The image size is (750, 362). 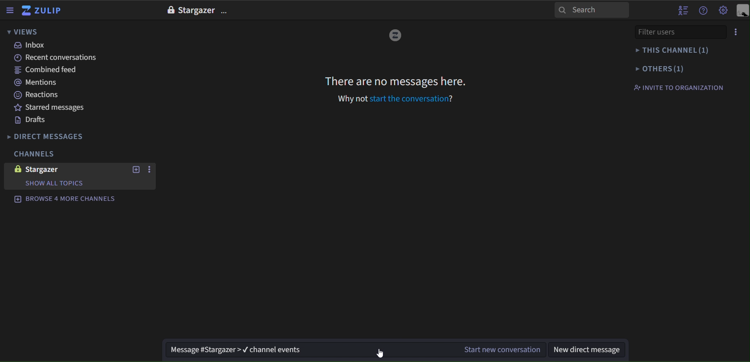 What do you see at coordinates (683, 10) in the screenshot?
I see `hide user list` at bounding box center [683, 10].